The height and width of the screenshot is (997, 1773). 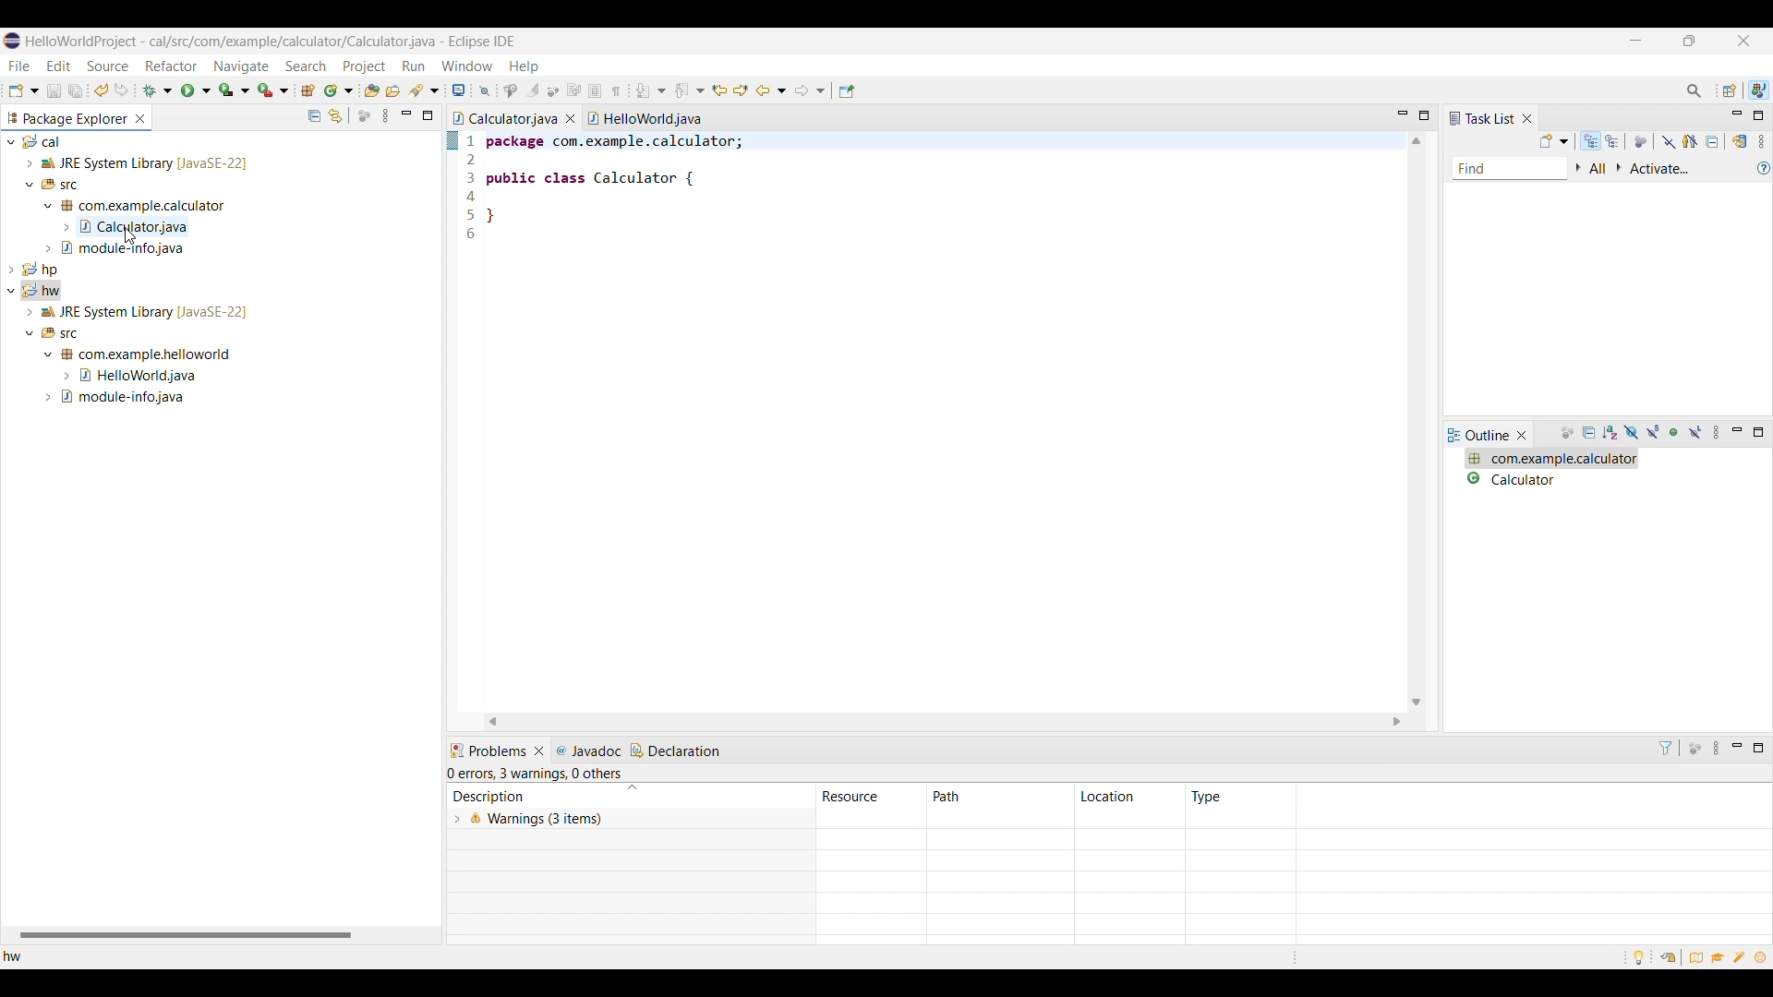 What do you see at coordinates (1599, 169) in the screenshot?
I see `Edit task working sets` at bounding box center [1599, 169].